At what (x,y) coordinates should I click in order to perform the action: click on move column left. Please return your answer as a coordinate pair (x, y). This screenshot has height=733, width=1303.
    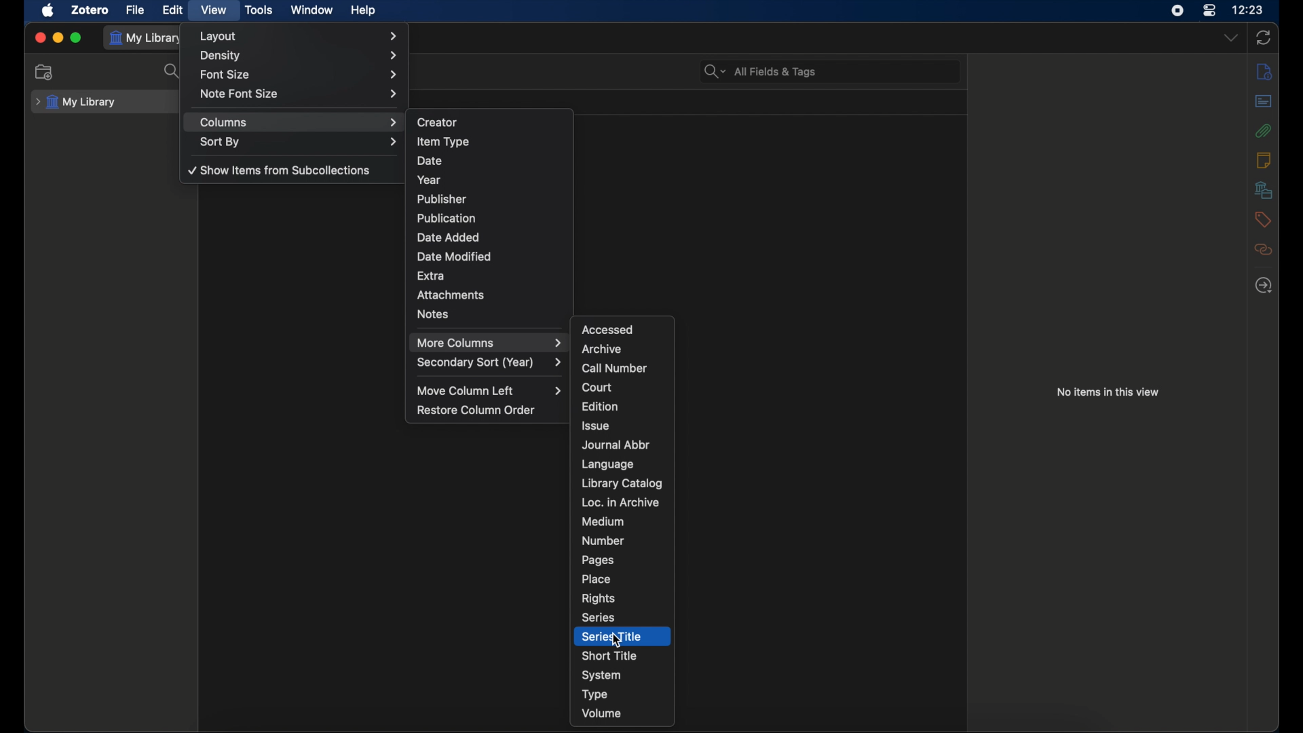
    Looking at the image, I should click on (490, 391).